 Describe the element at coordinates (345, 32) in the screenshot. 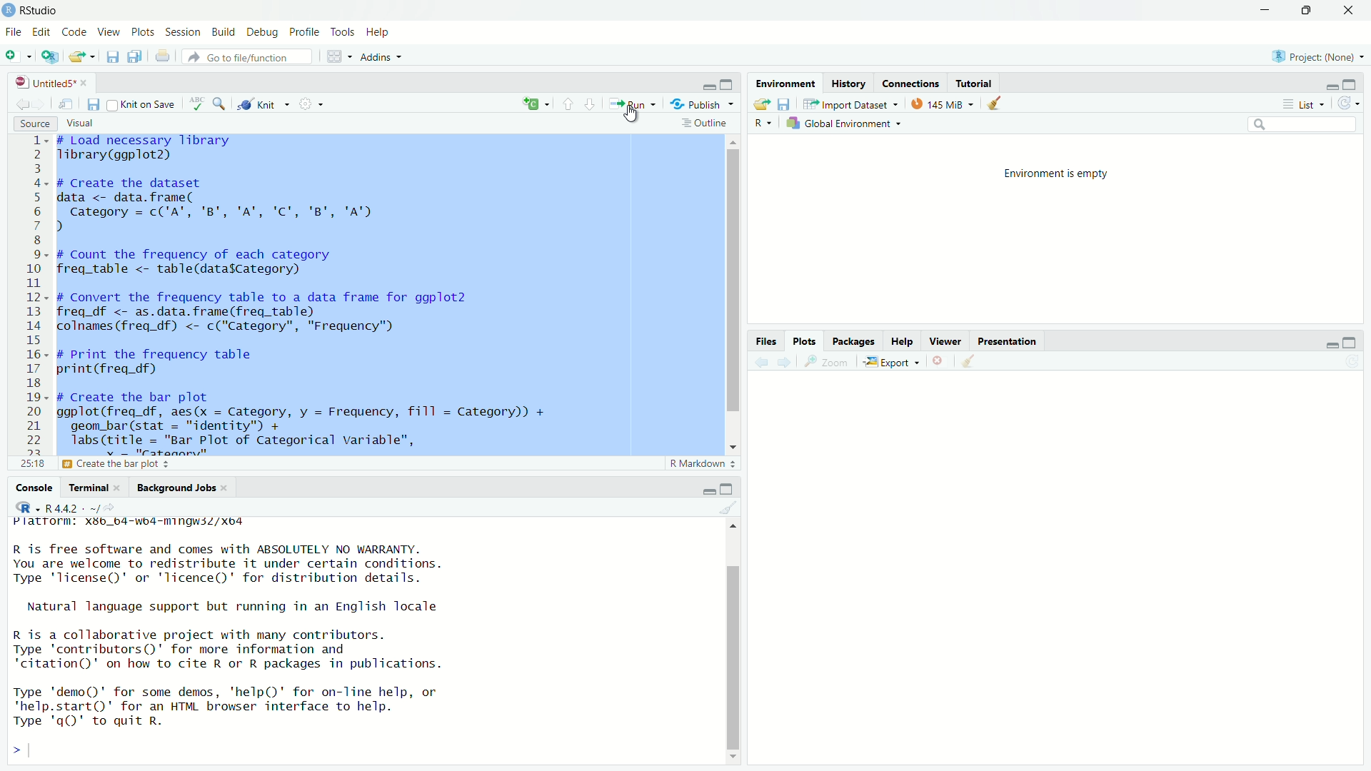

I see `tools` at that location.